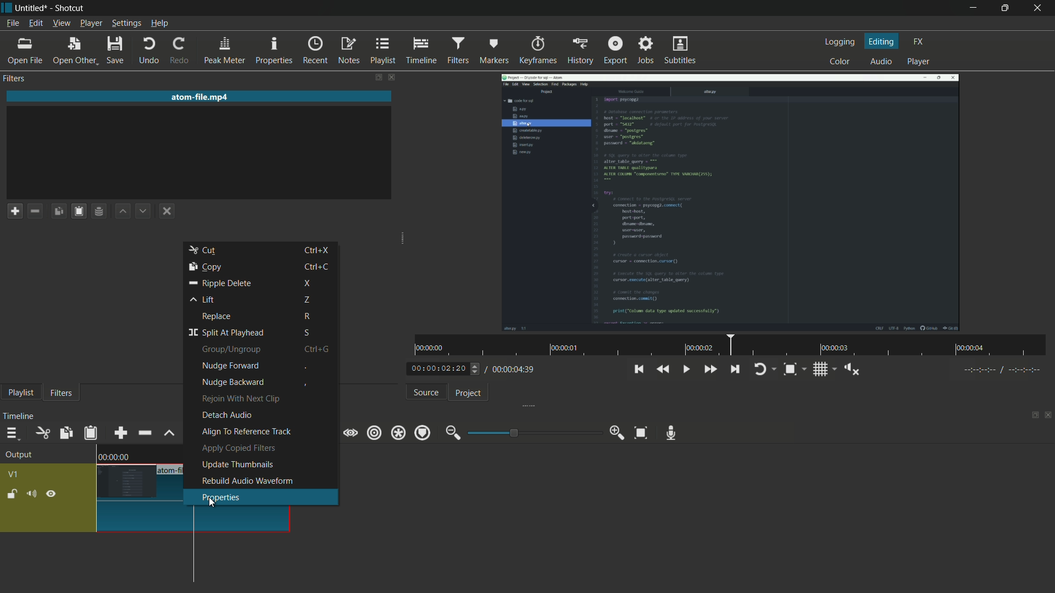 This screenshot has width=1055, height=593. What do you see at coordinates (160, 23) in the screenshot?
I see `help menu` at bounding box center [160, 23].